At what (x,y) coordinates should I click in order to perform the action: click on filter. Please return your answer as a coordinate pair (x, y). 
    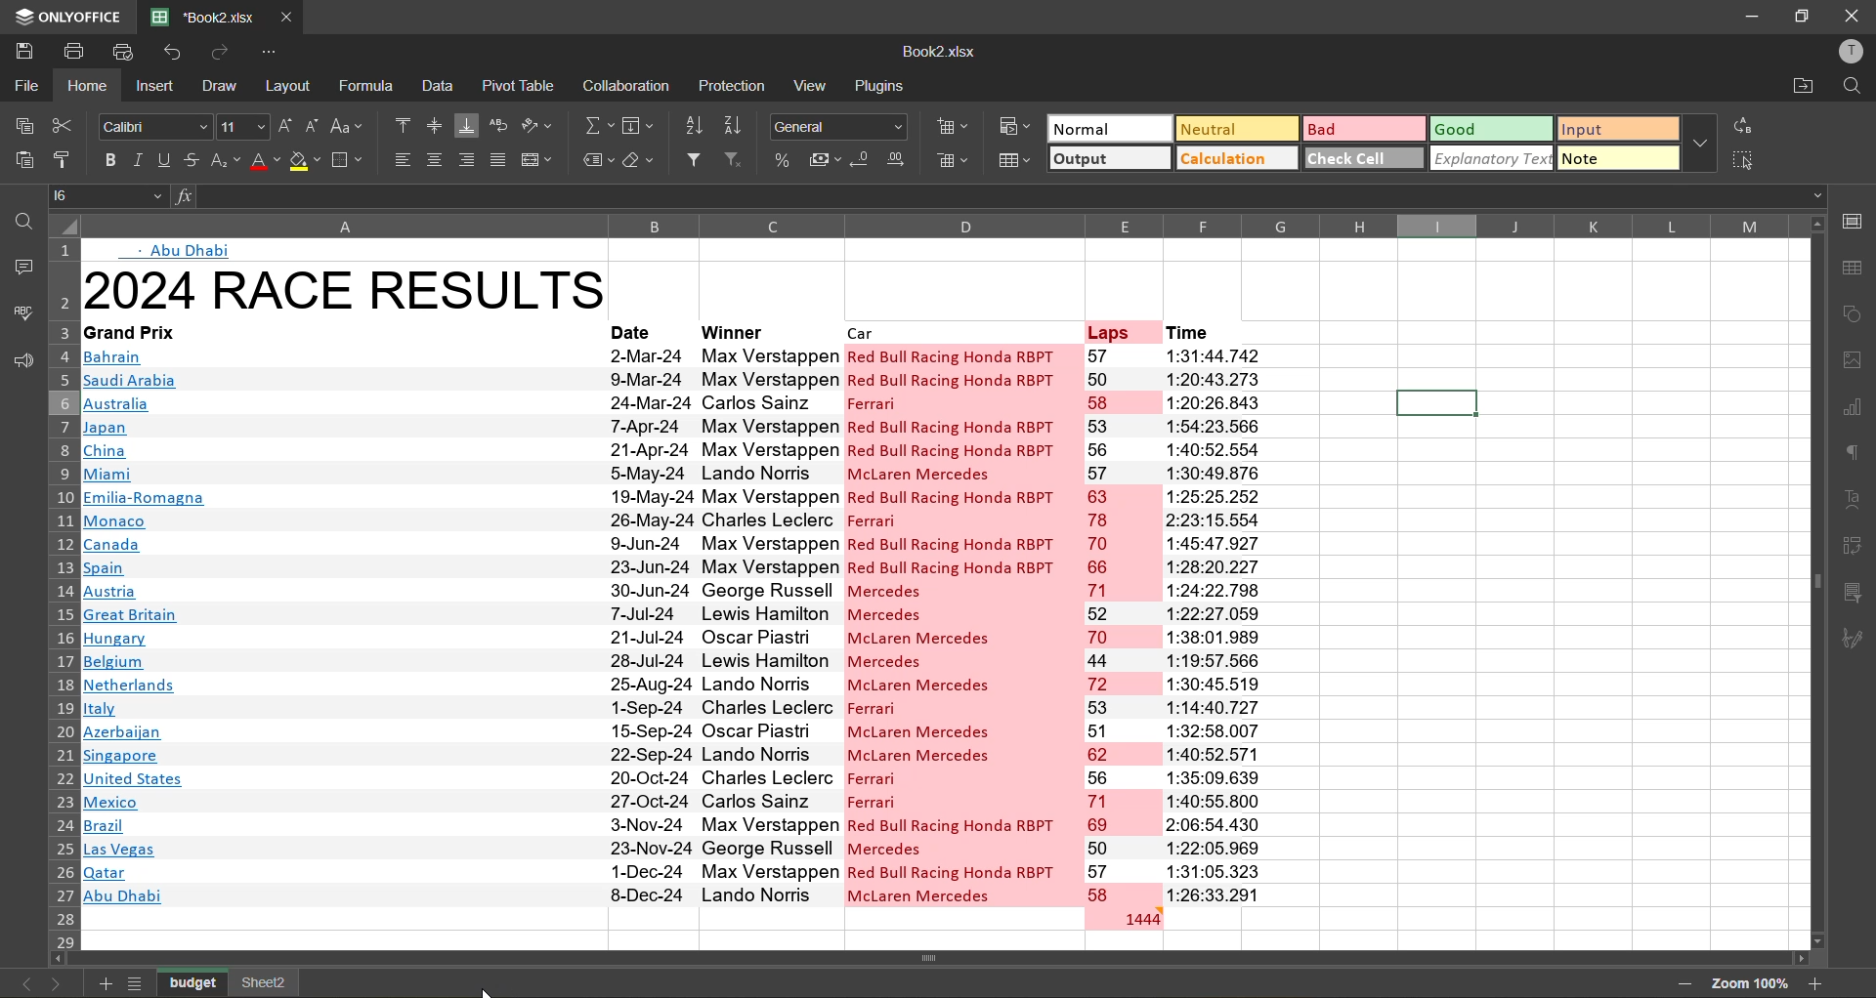
    Looking at the image, I should click on (696, 160).